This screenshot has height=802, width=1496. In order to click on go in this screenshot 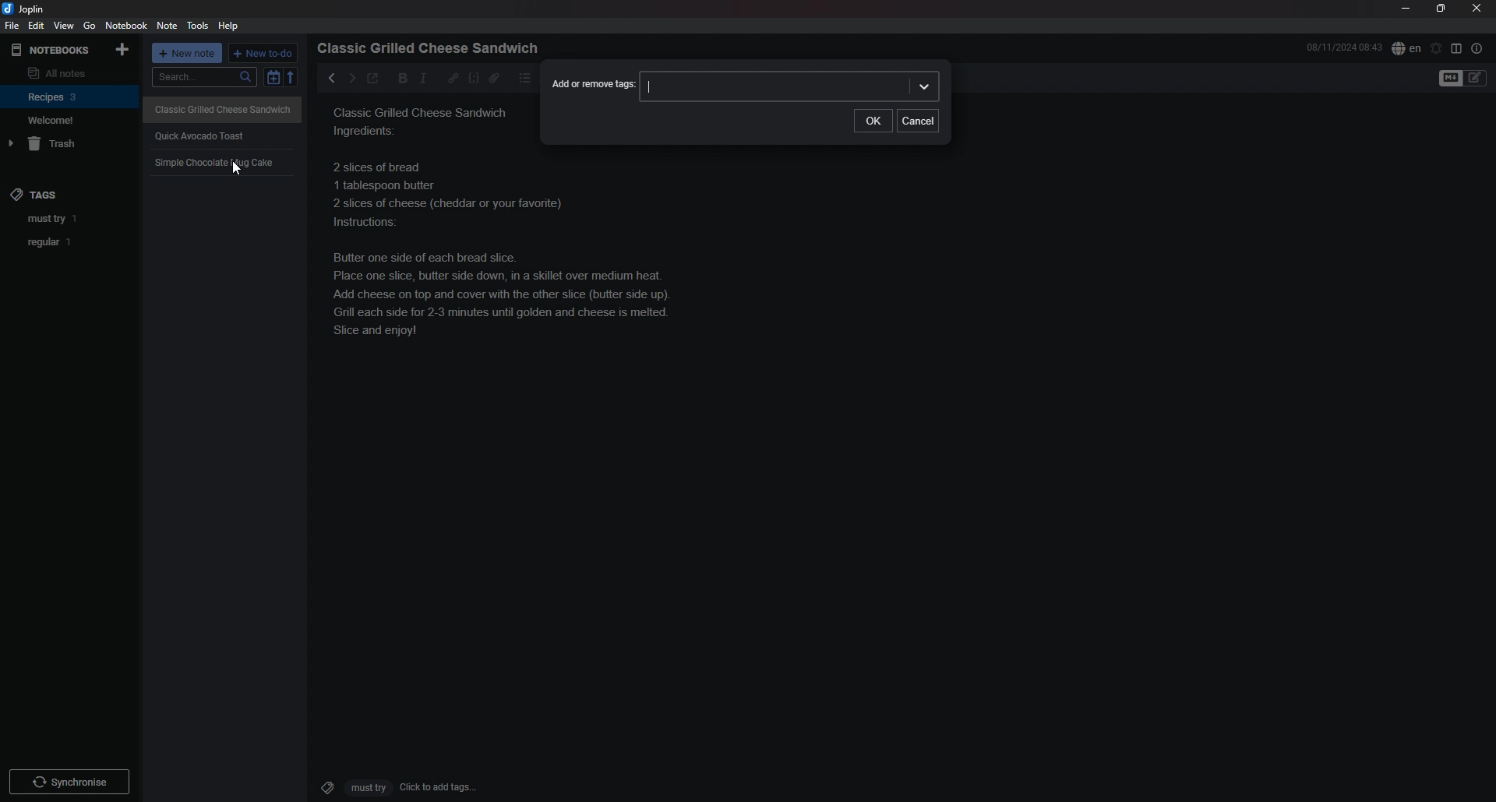, I will do `click(90, 25)`.